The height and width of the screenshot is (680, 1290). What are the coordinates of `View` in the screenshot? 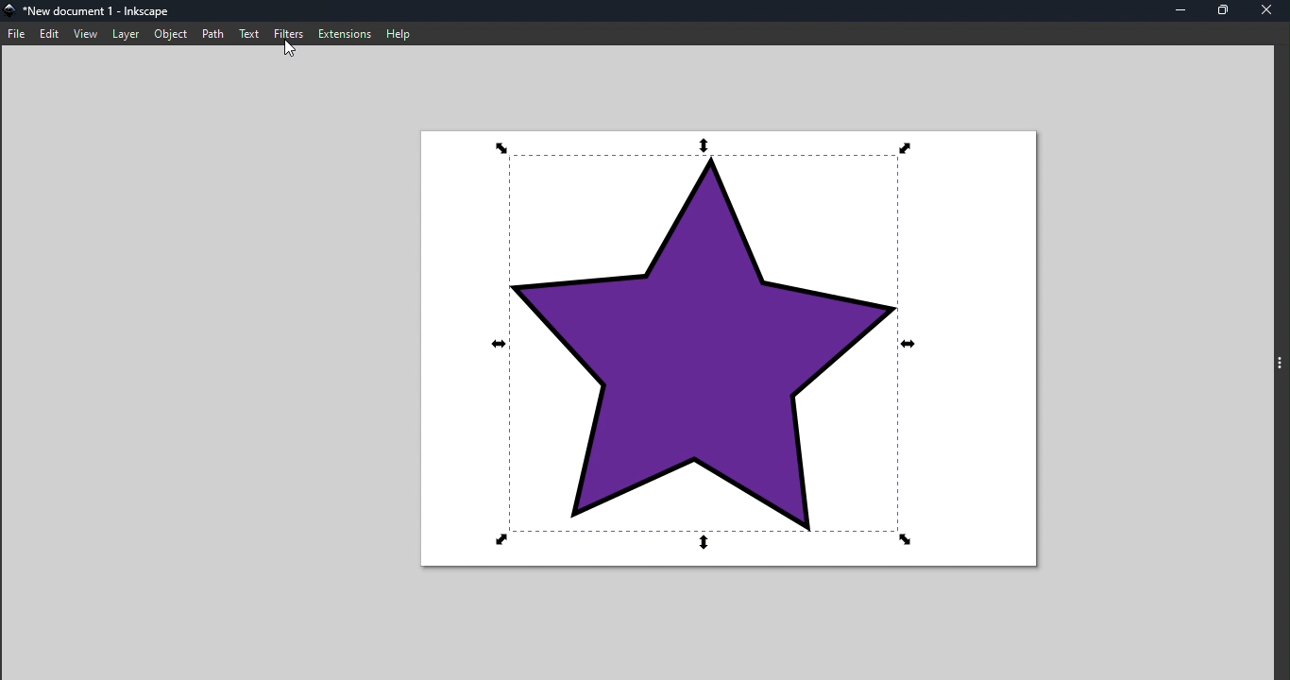 It's located at (85, 33).